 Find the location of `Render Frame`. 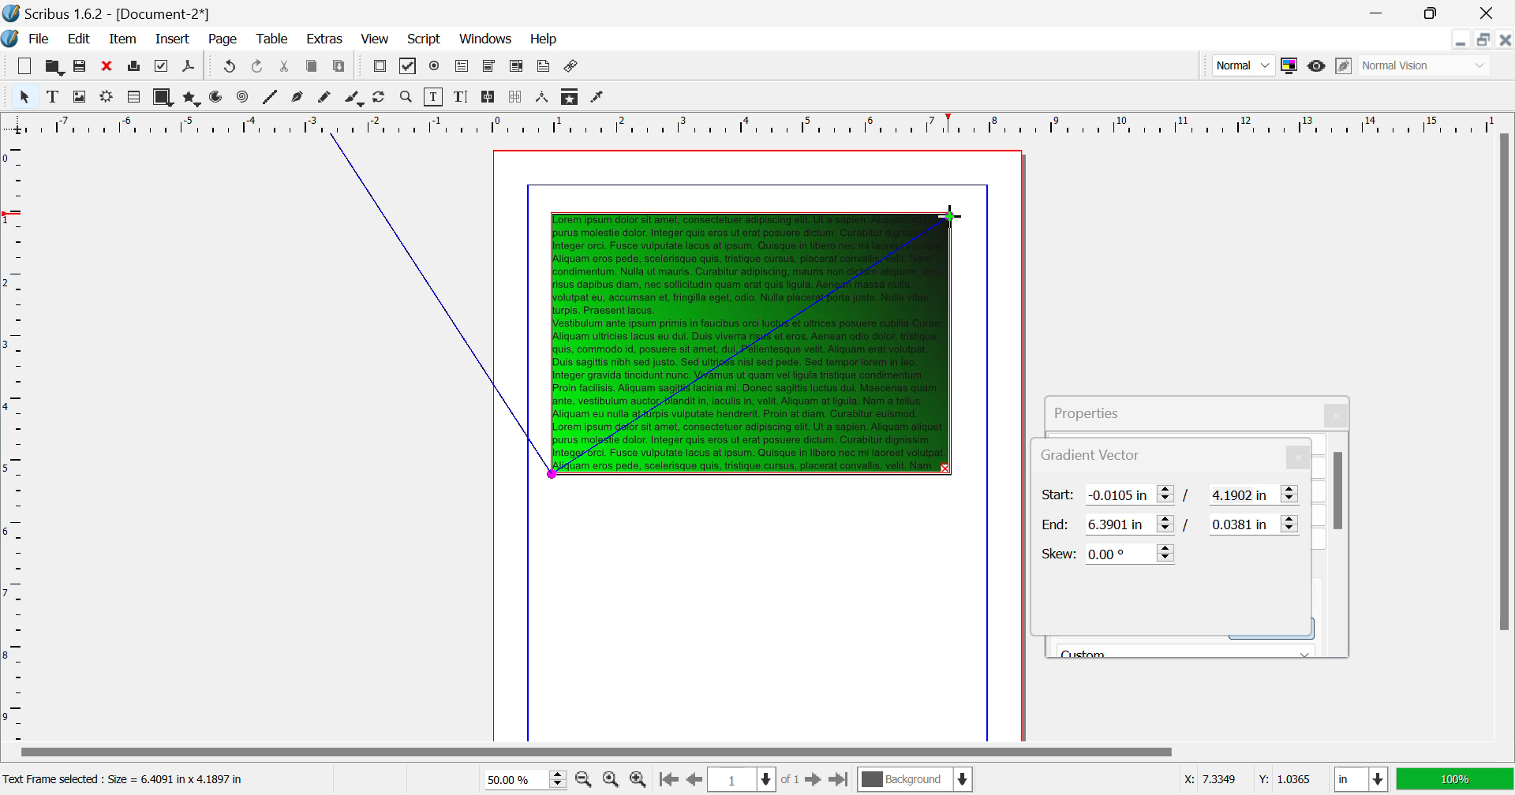

Render Frame is located at coordinates (133, 98).